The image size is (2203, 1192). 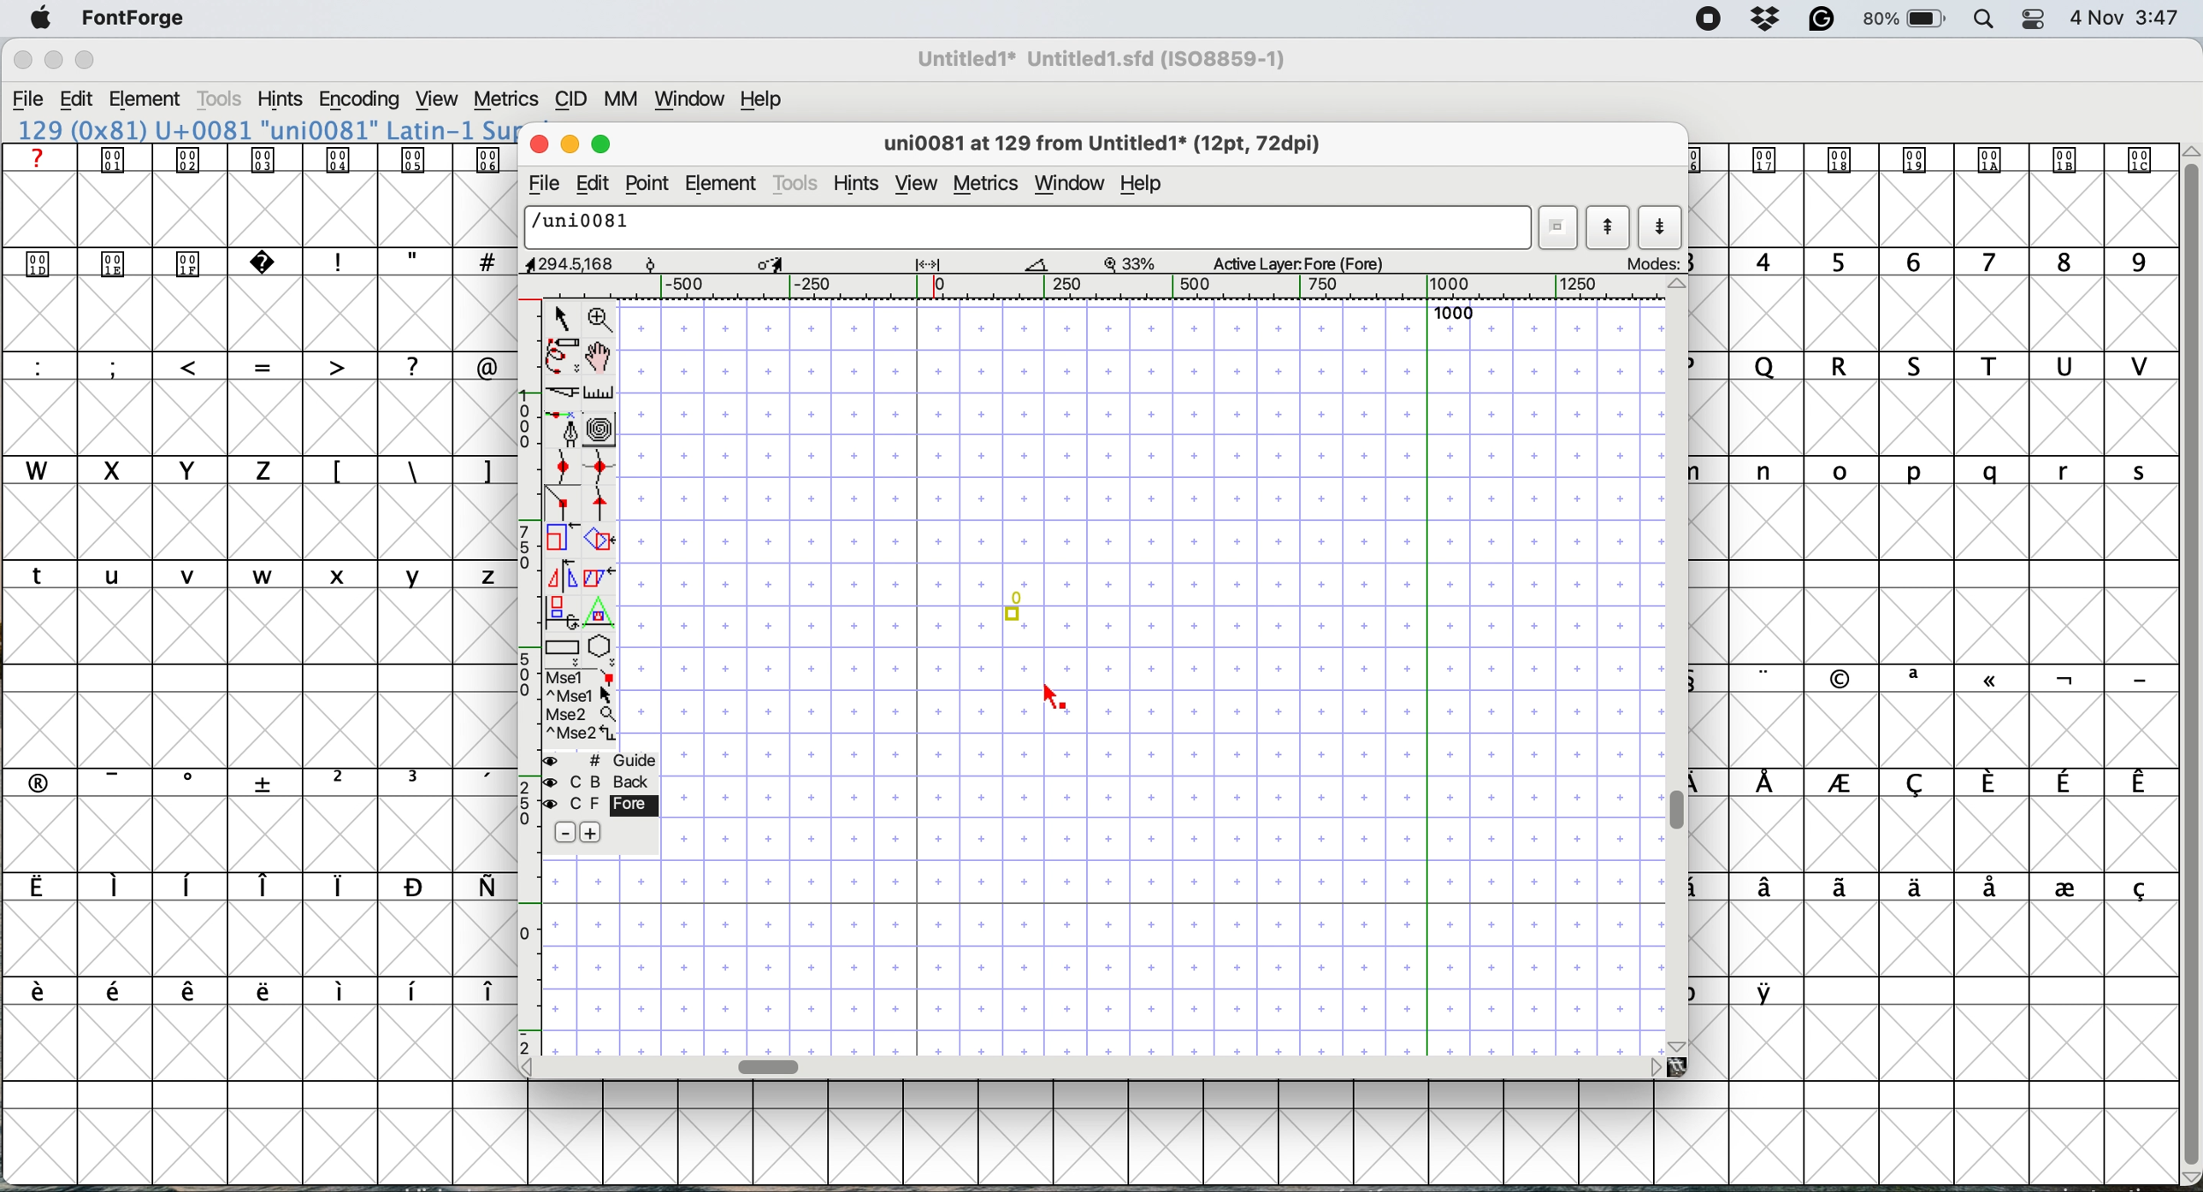 What do you see at coordinates (564, 504) in the screenshot?
I see `connector point` at bounding box center [564, 504].